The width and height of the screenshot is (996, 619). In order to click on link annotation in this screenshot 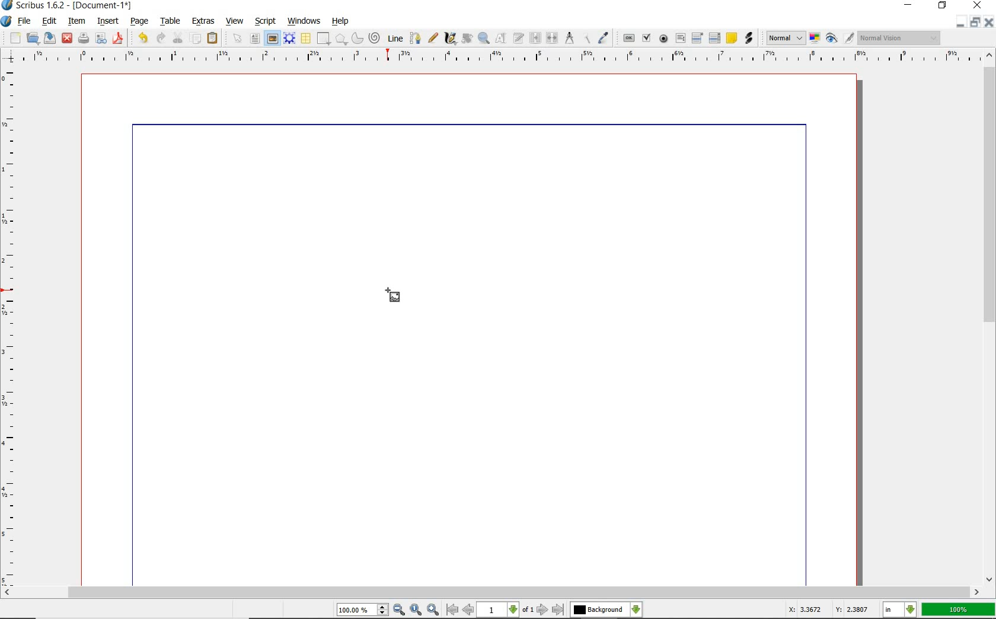, I will do `click(749, 39)`.